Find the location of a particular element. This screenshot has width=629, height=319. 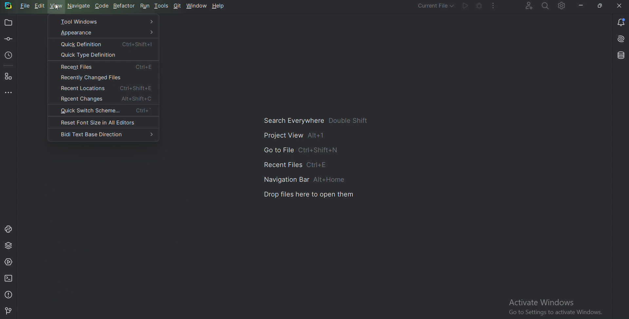

minimize is located at coordinates (581, 6).